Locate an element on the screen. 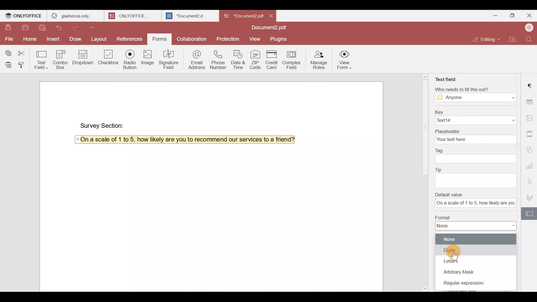  Digits is located at coordinates (464, 250).